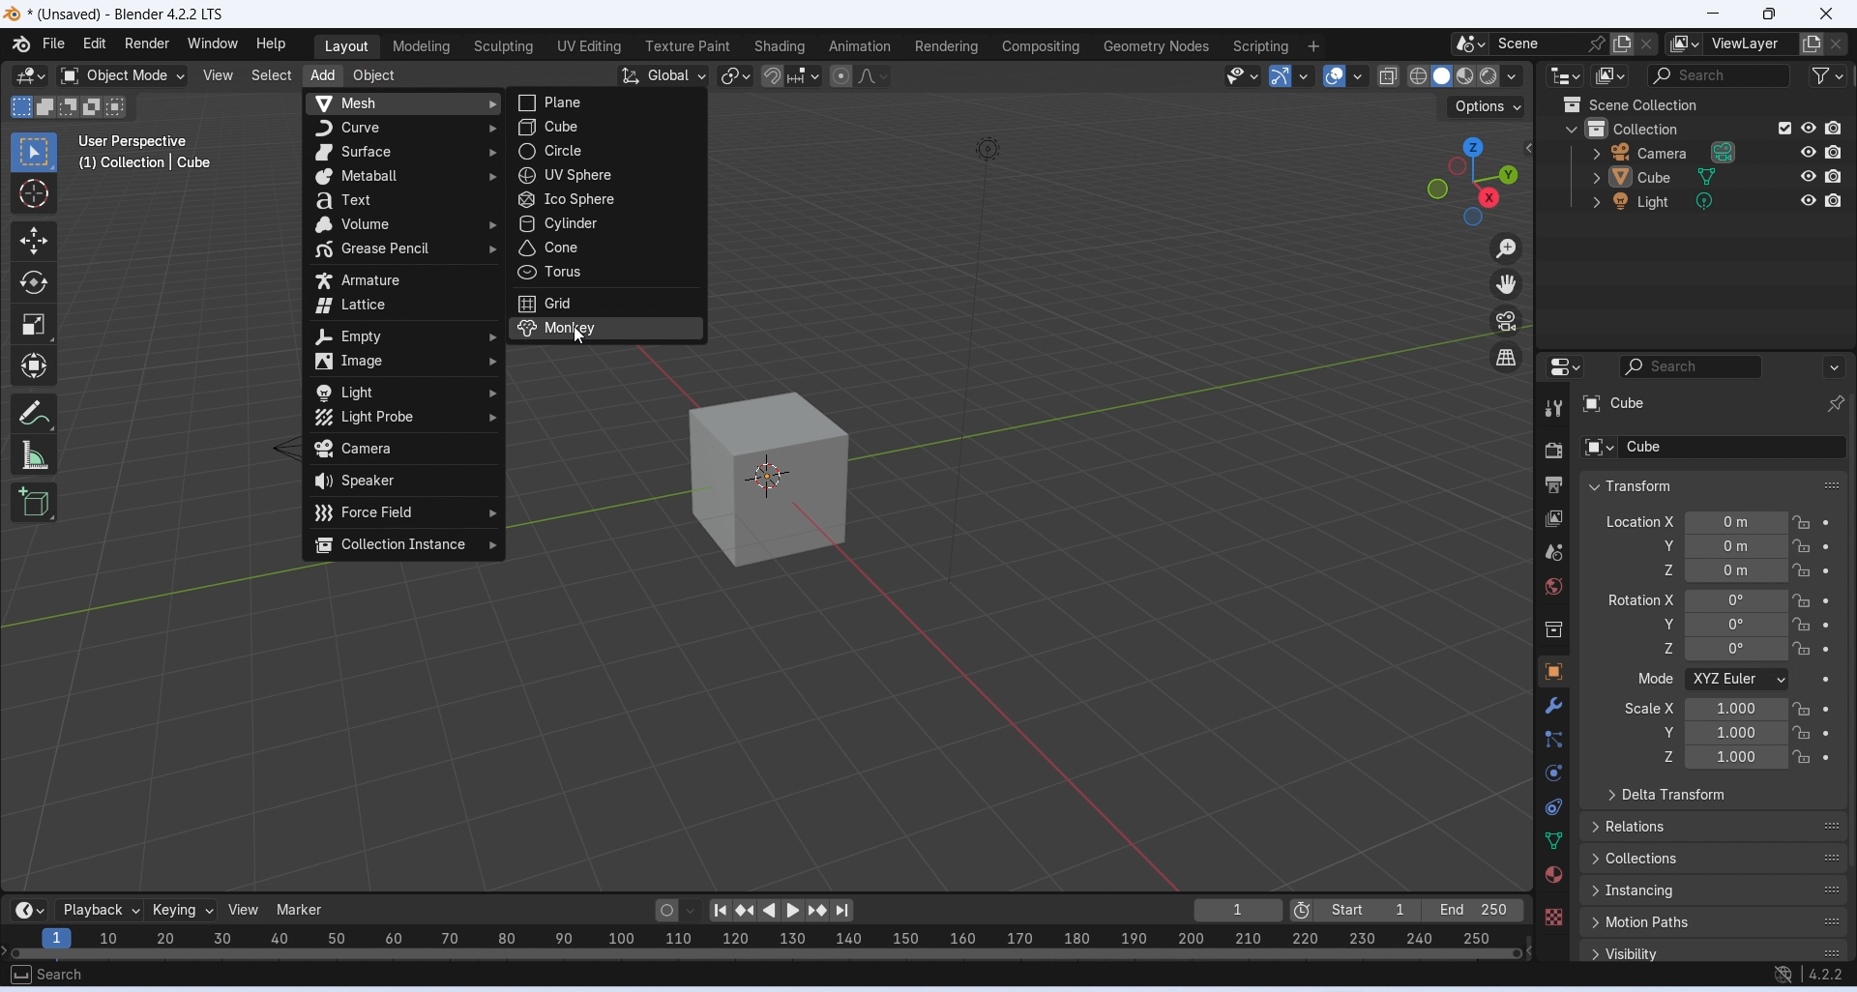 The width and height of the screenshot is (1857, 992). I want to click on Cube layer, so click(1708, 402).